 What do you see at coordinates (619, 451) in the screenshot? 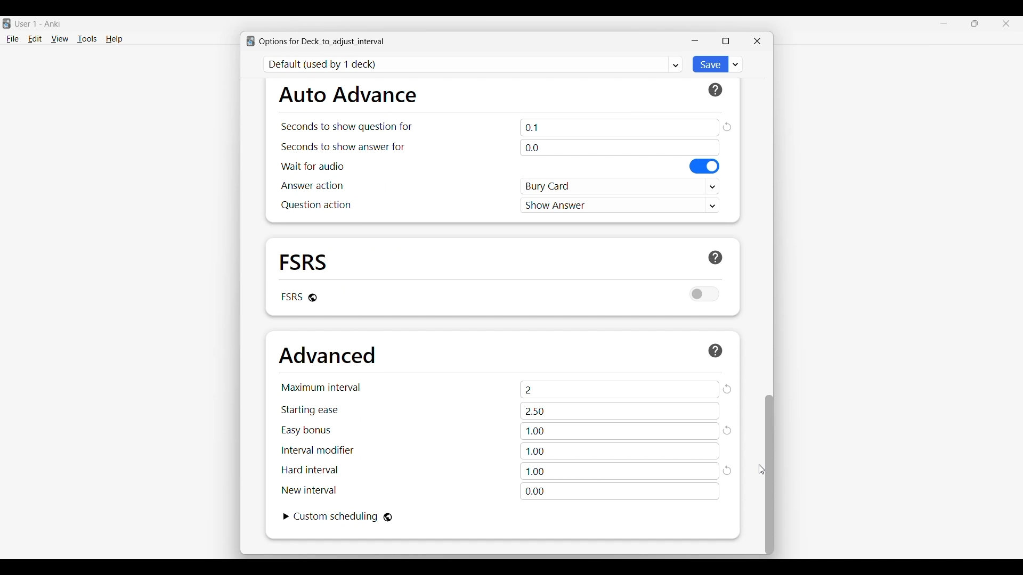
I see `1.00` at bounding box center [619, 451].